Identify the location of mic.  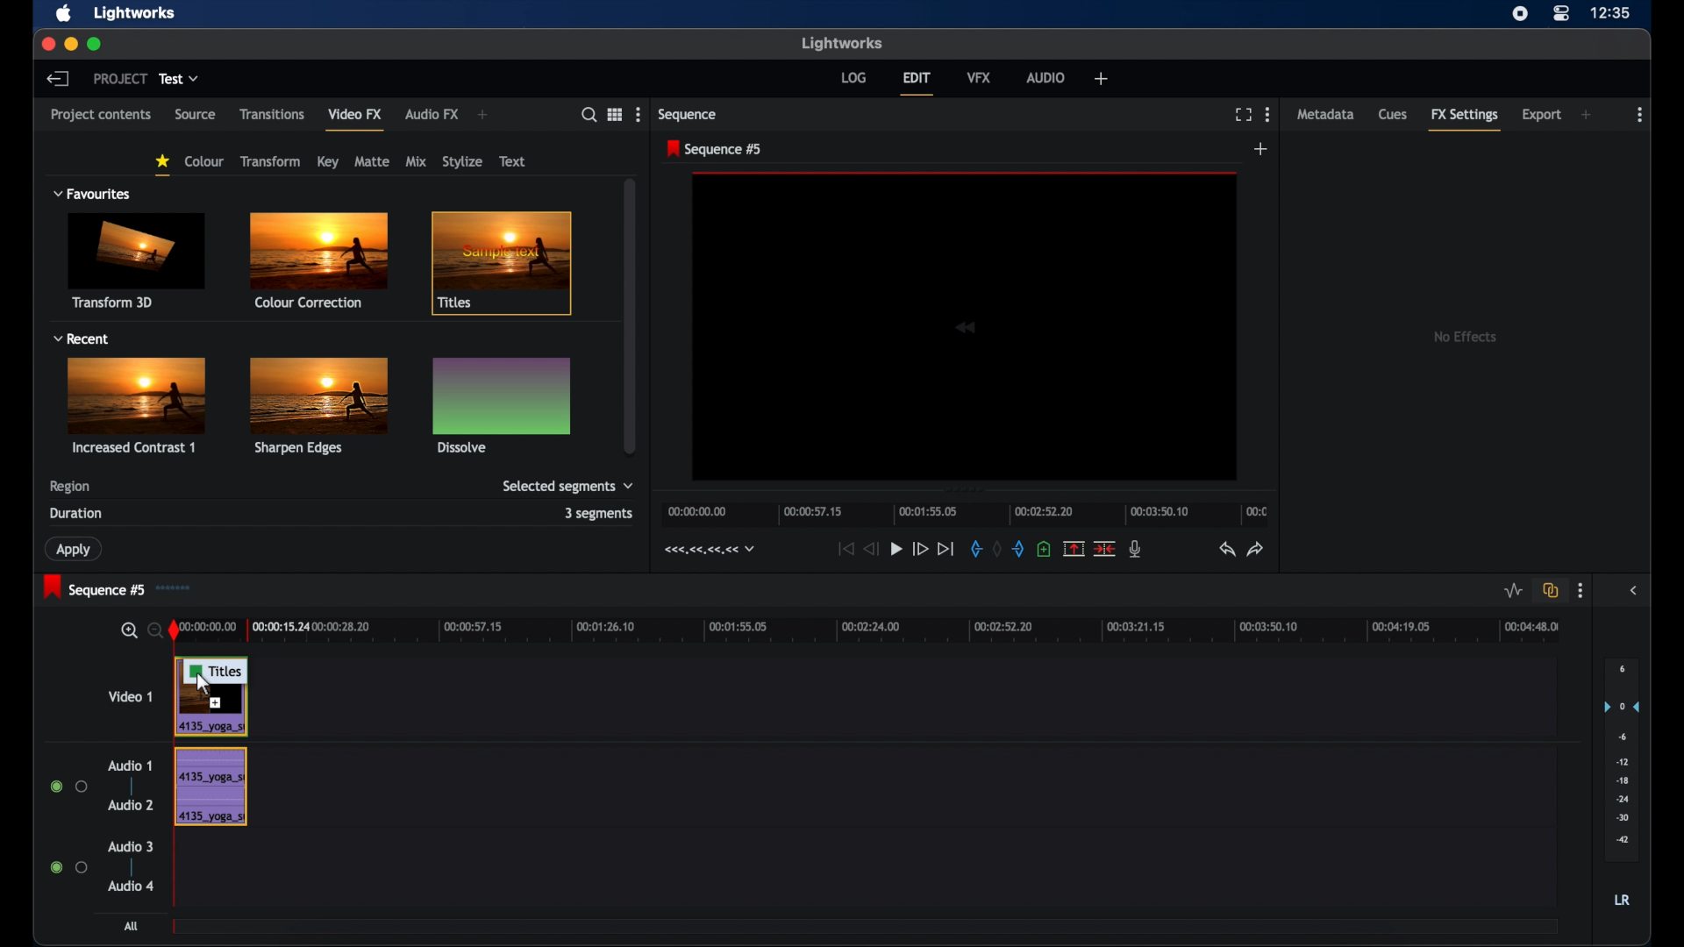
(1137, 549).